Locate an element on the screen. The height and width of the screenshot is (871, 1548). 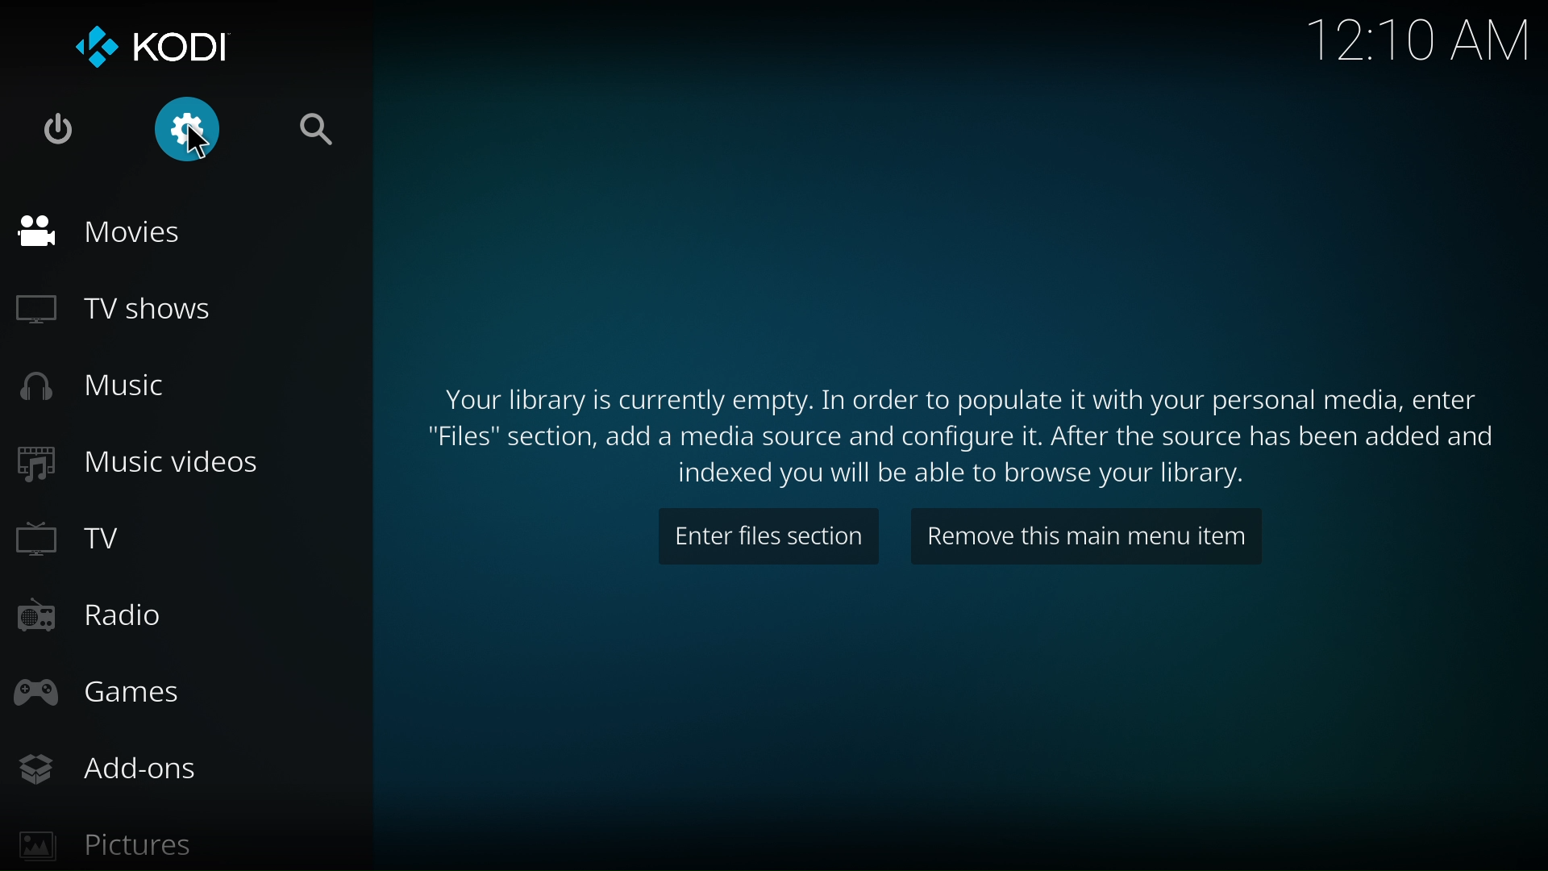
kodi is located at coordinates (163, 49).